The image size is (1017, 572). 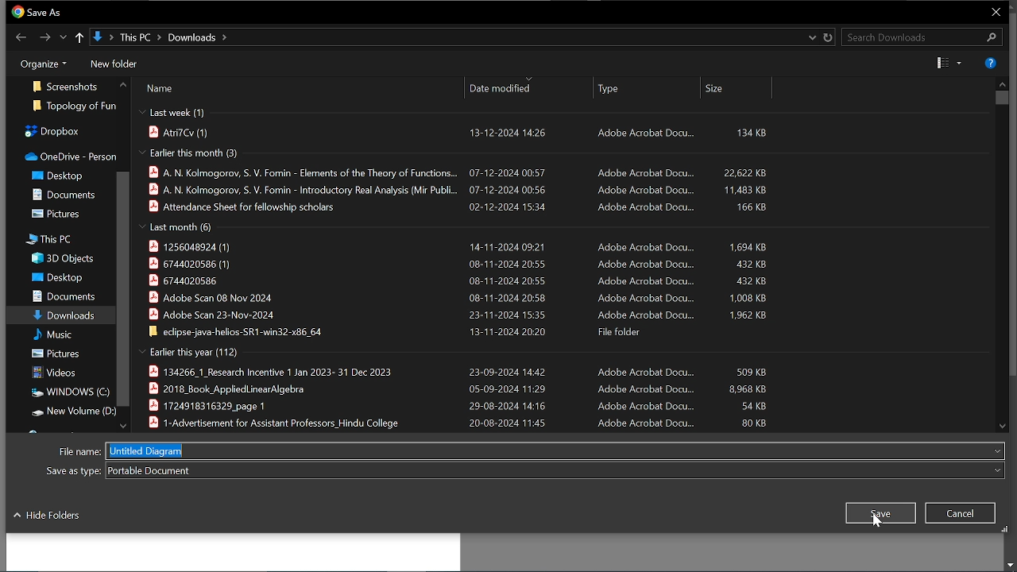 I want to click on windows(C), so click(x=69, y=393).